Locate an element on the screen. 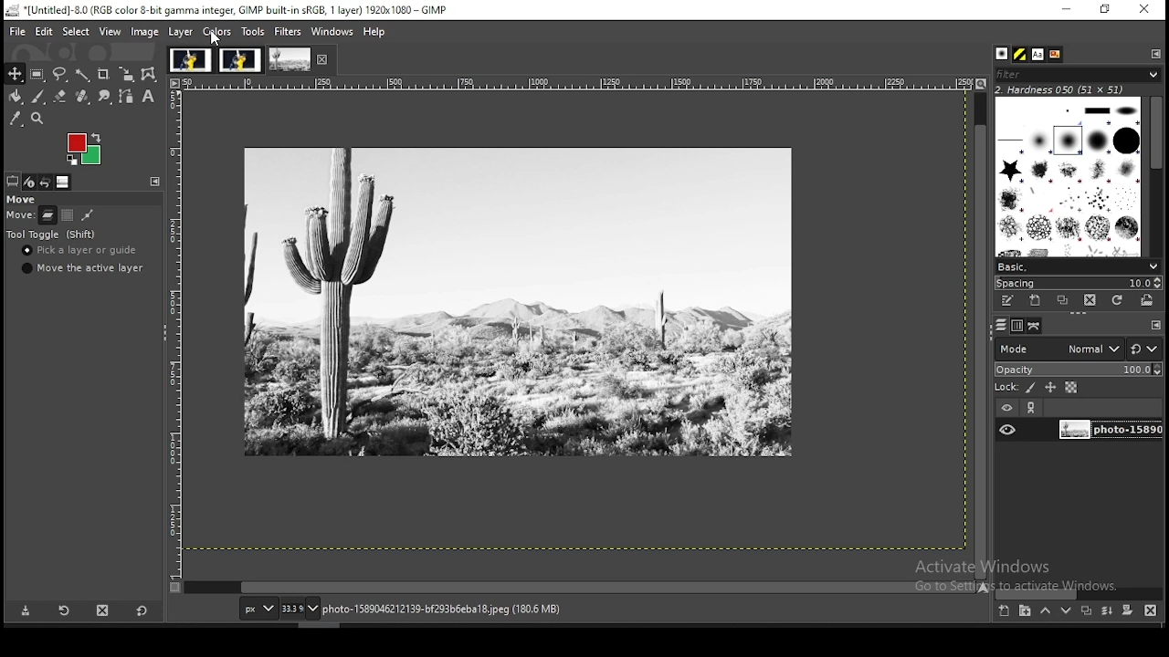  eraser tool is located at coordinates (61, 97).